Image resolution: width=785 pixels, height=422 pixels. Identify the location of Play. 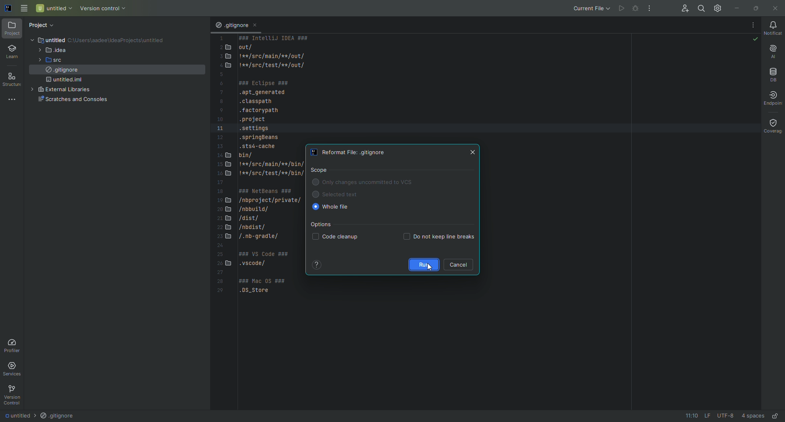
(619, 7).